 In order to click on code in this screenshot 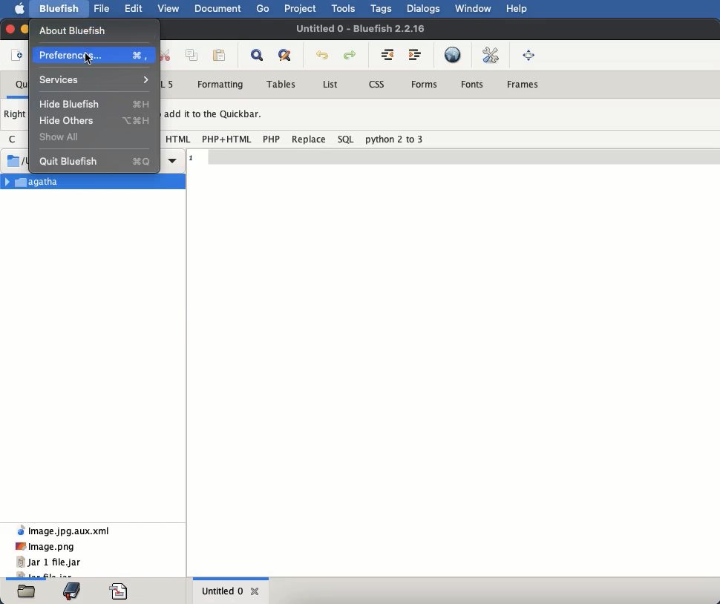, I will do `click(120, 591)`.